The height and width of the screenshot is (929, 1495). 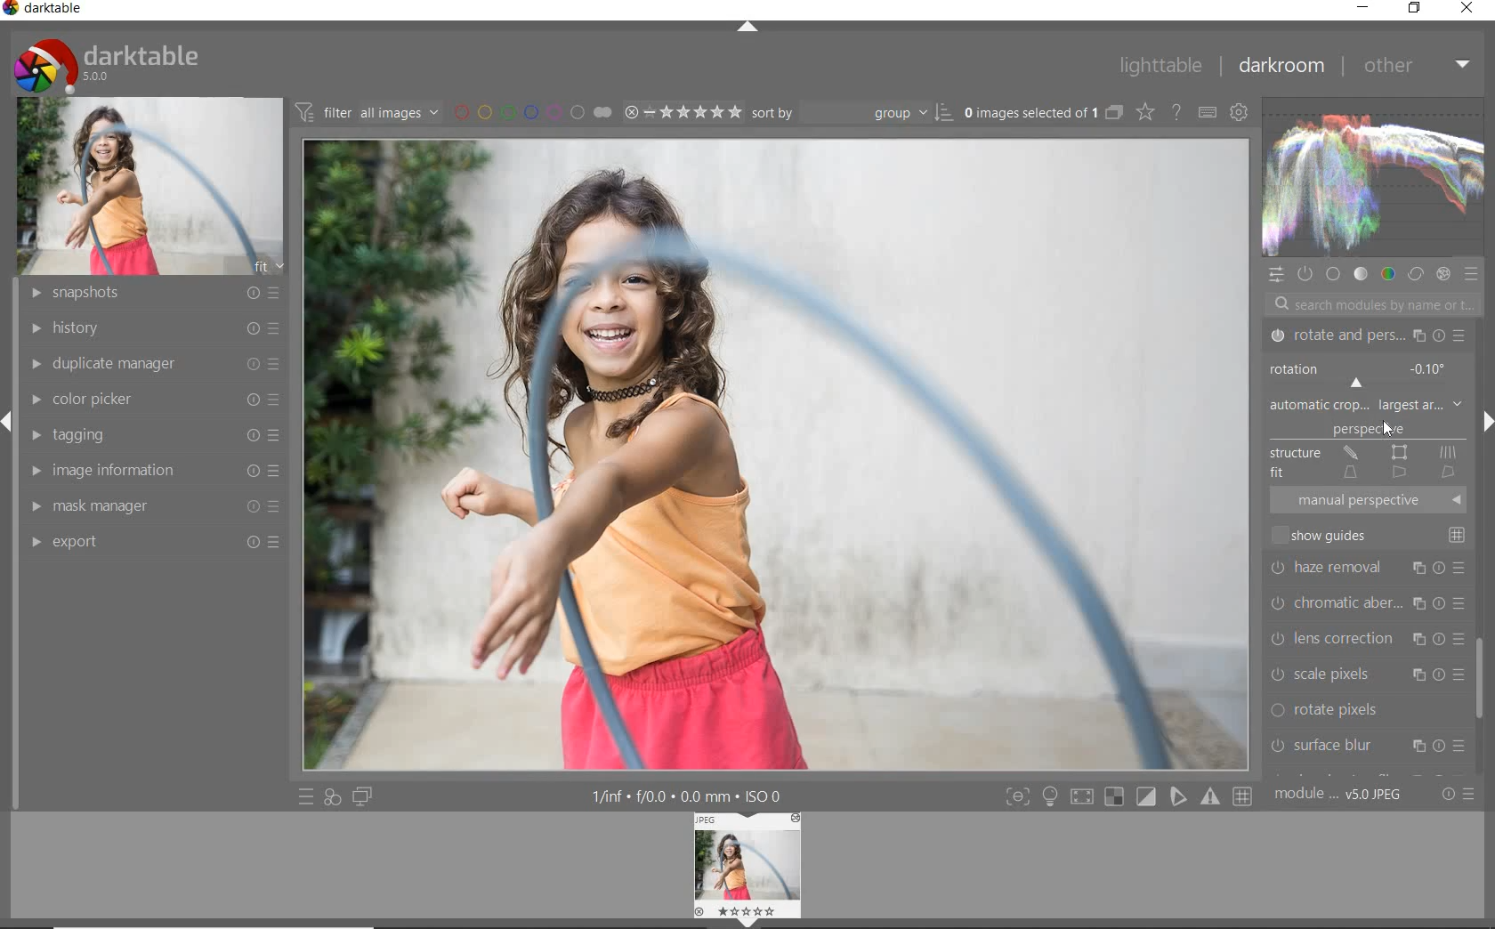 I want to click on display a second darkroom image window, so click(x=361, y=797).